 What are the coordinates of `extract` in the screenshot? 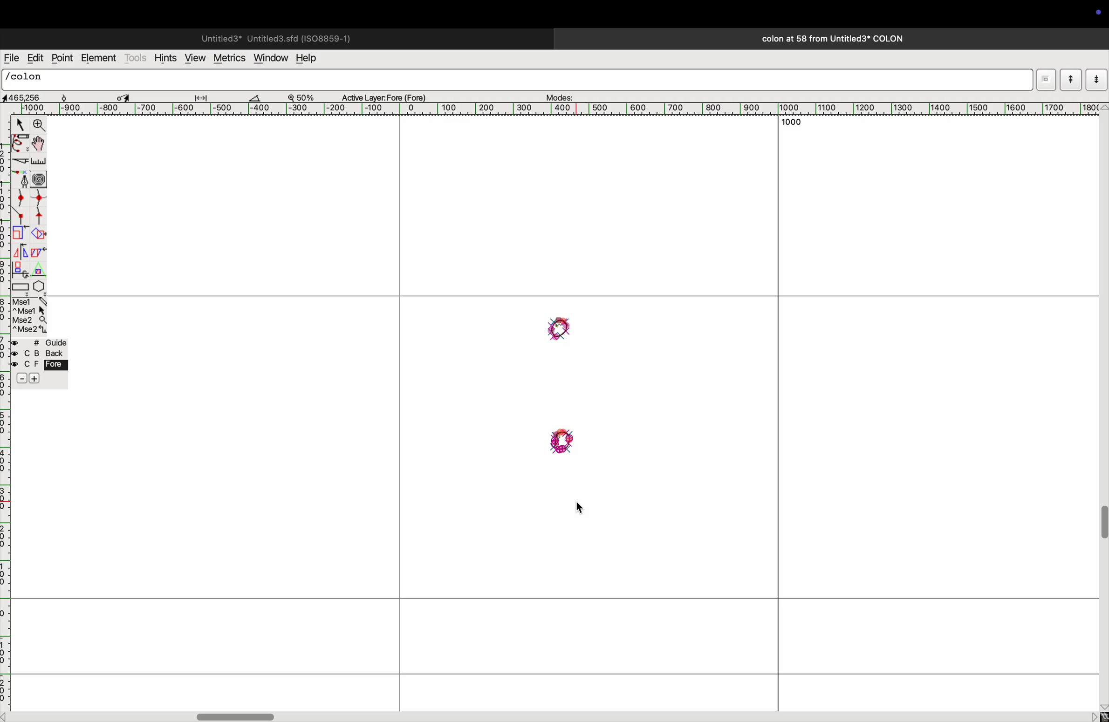 It's located at (38, 234).